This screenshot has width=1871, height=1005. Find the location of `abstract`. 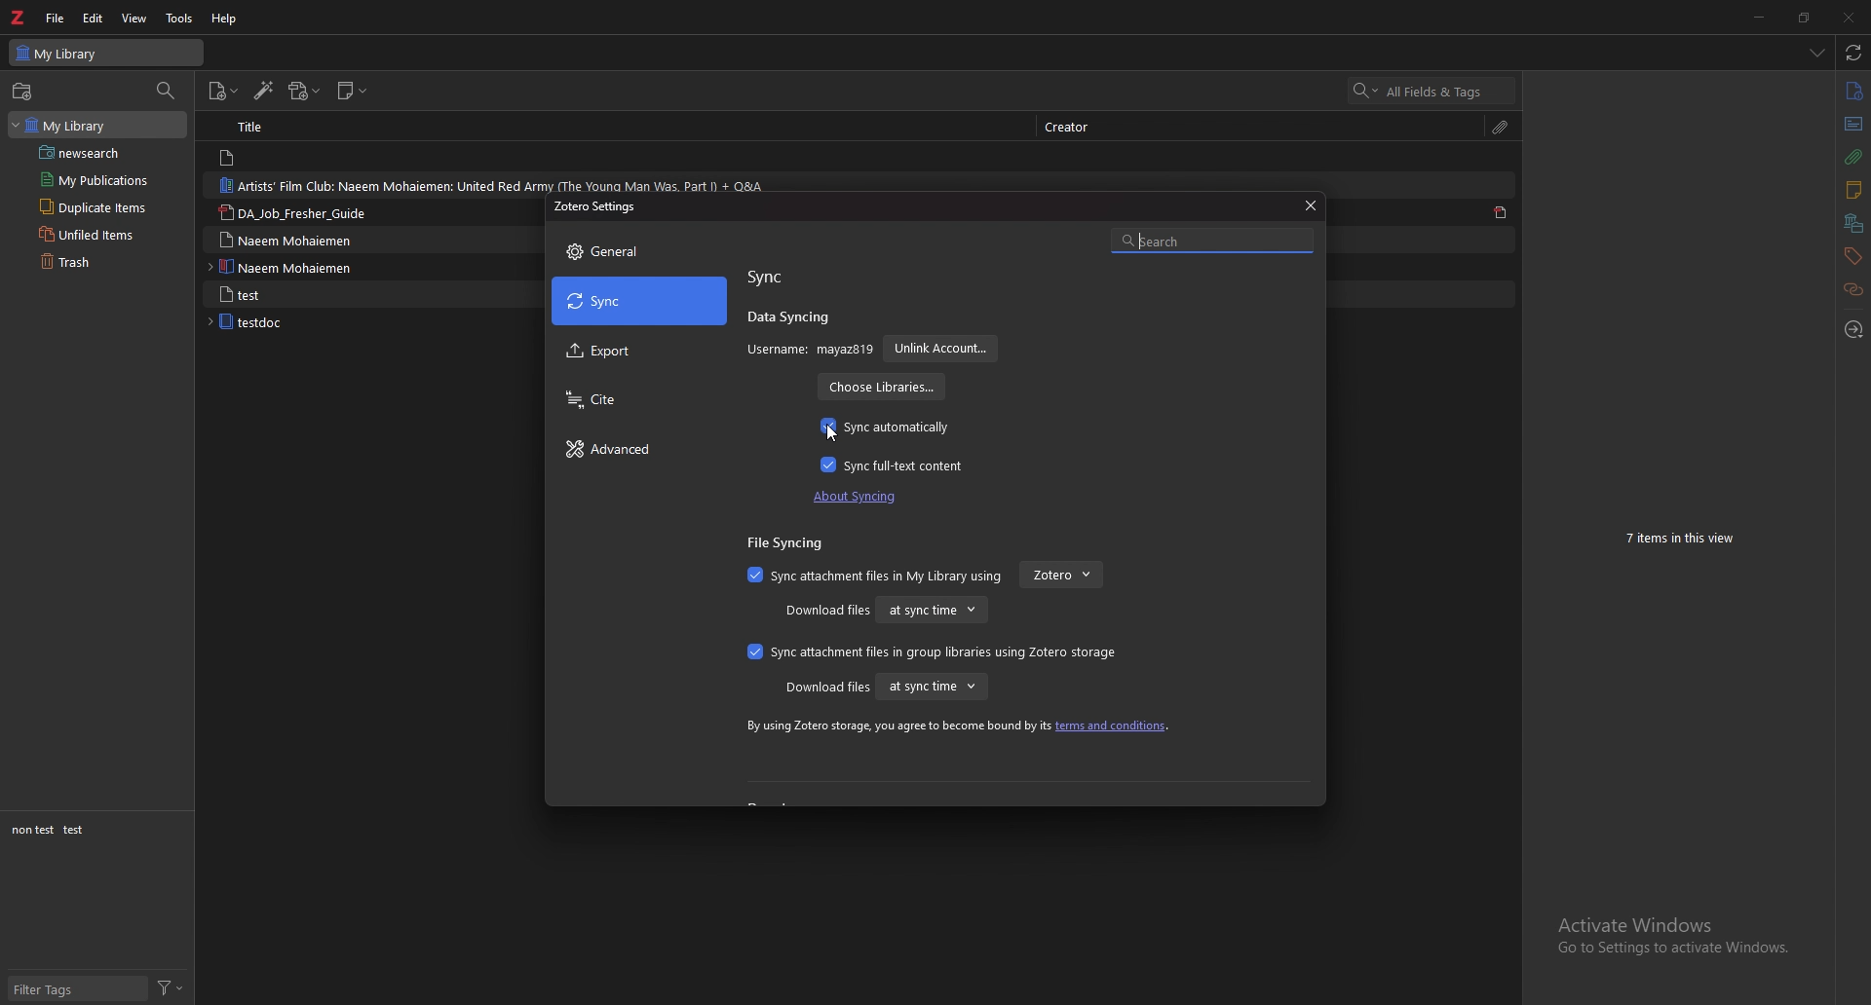

abstract is located at coordinates (1852, 125).